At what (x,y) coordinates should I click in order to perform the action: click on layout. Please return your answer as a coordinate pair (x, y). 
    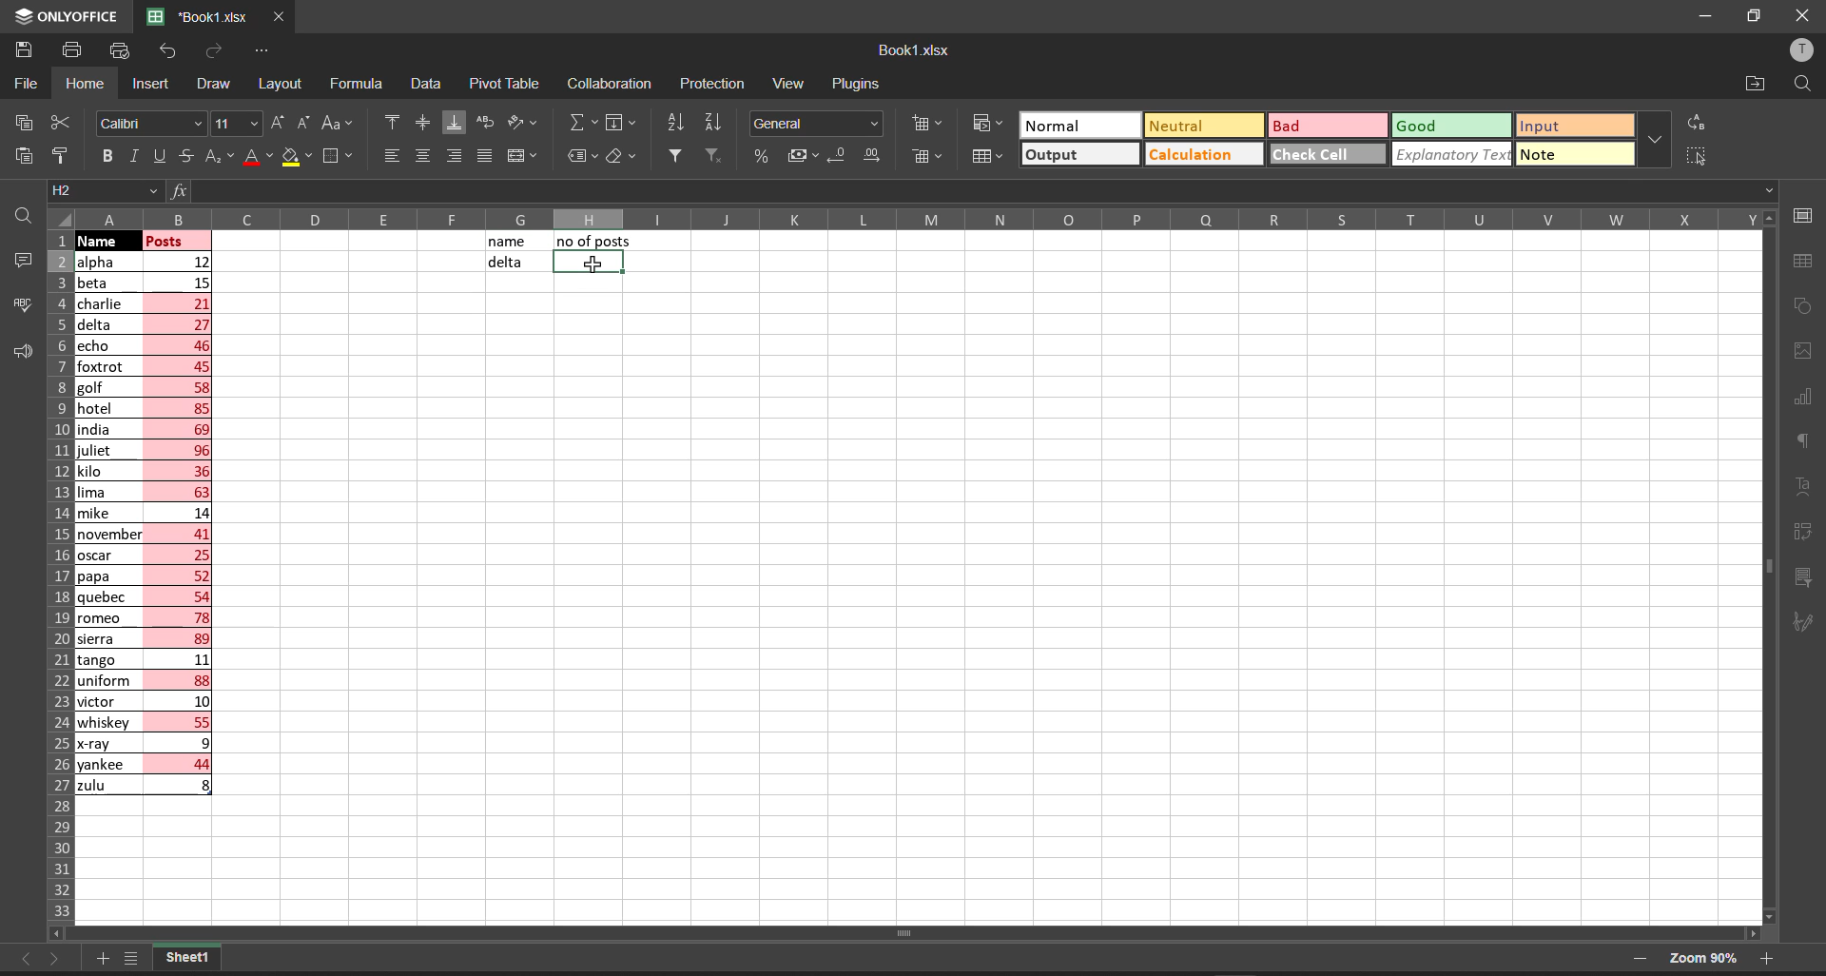
    Looking at the image, I should click on (282, 85).